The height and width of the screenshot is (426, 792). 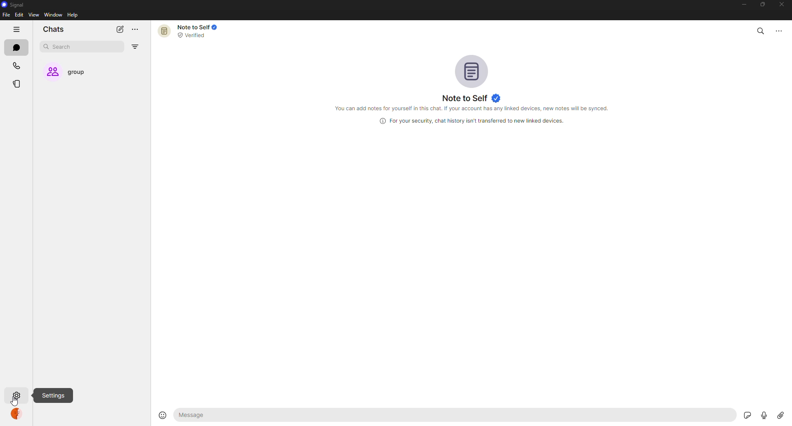 I want to click on view, so click(x=33, y=14).